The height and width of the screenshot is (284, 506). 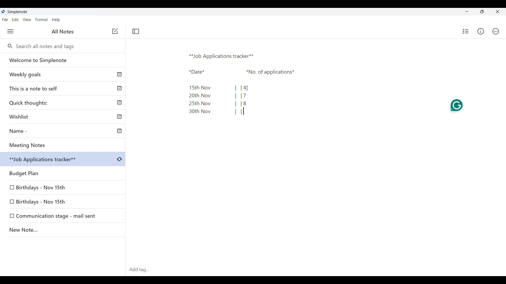 What do you see at coordinates (64, 88) in the screenshot?
I see `This is a note to self` at bounding box center [64, 88].